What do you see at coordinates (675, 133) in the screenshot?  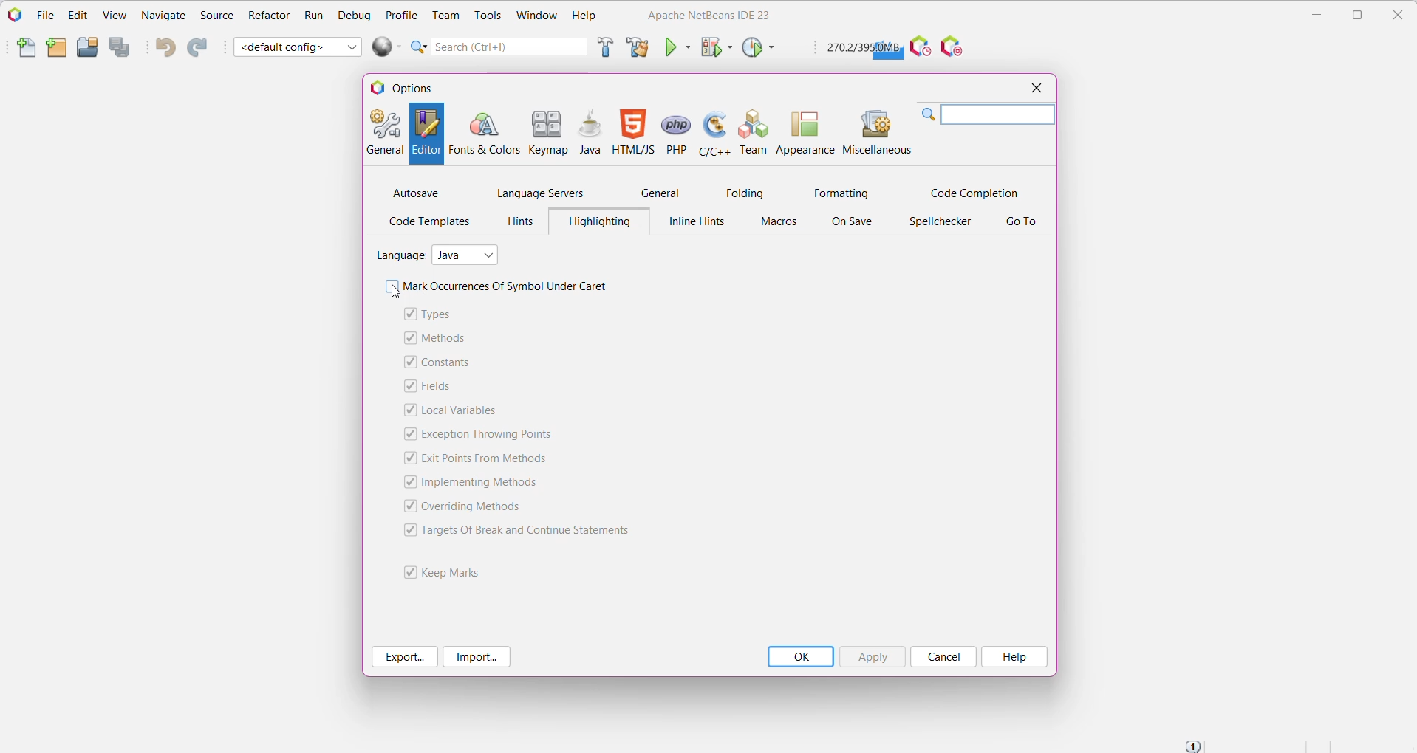 I see `PHP` at bounding box center [675, 133].